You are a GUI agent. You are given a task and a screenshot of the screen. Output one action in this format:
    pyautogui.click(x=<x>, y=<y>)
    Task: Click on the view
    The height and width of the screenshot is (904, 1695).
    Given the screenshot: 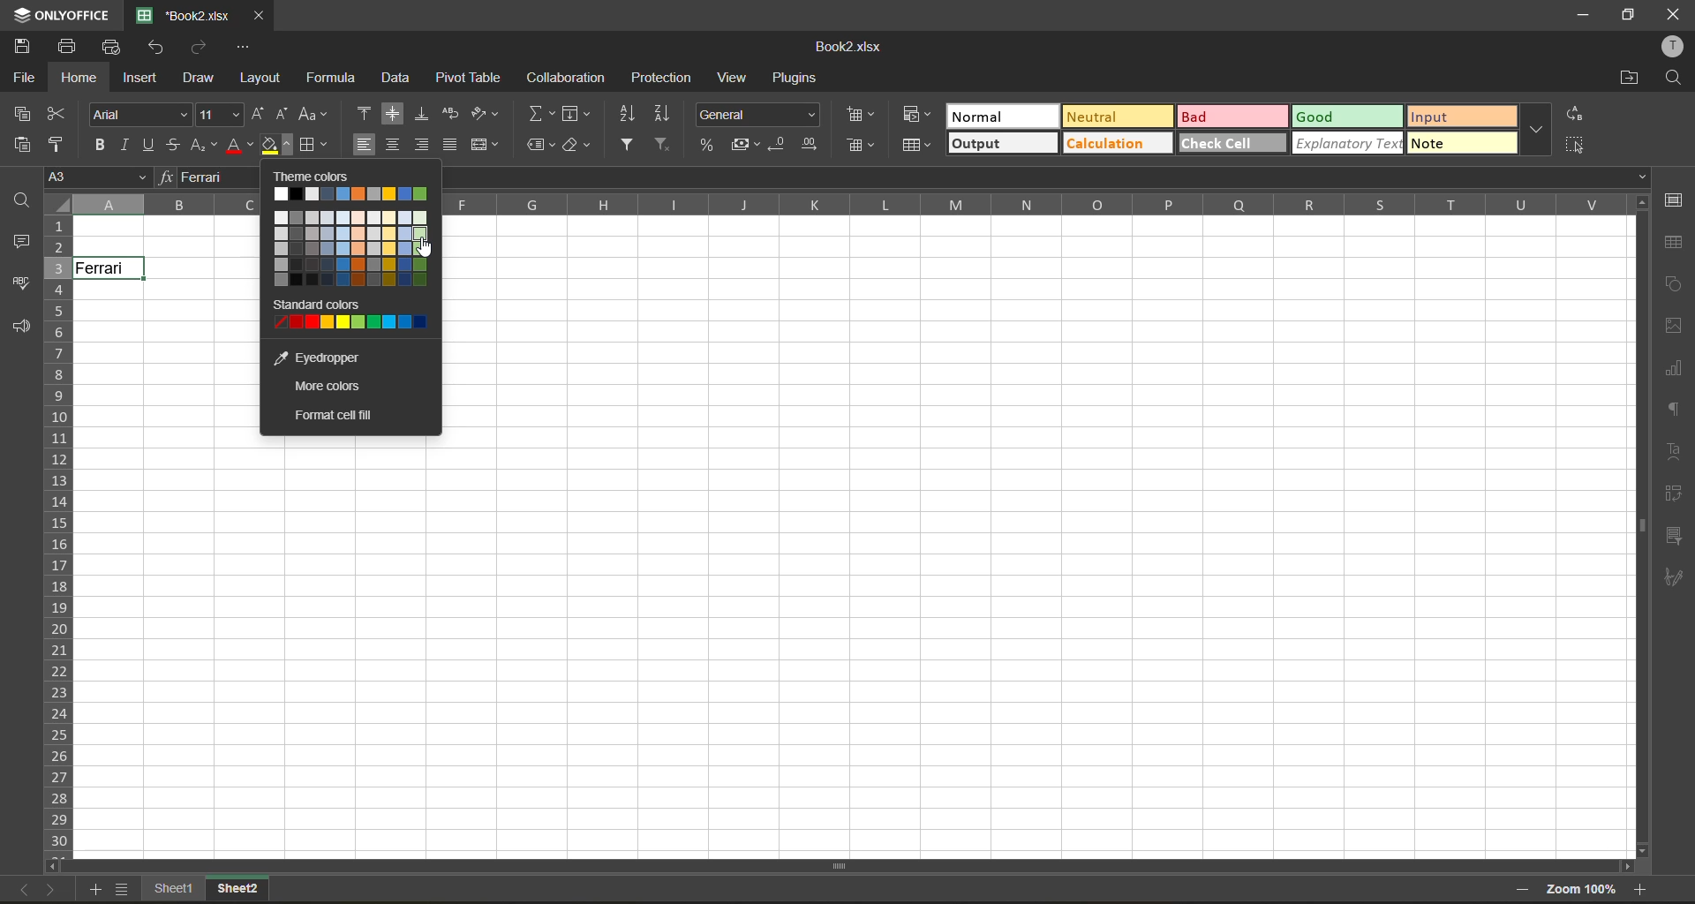 What is the action you would take?
    pyautogui.click(x=737, y=76)
    